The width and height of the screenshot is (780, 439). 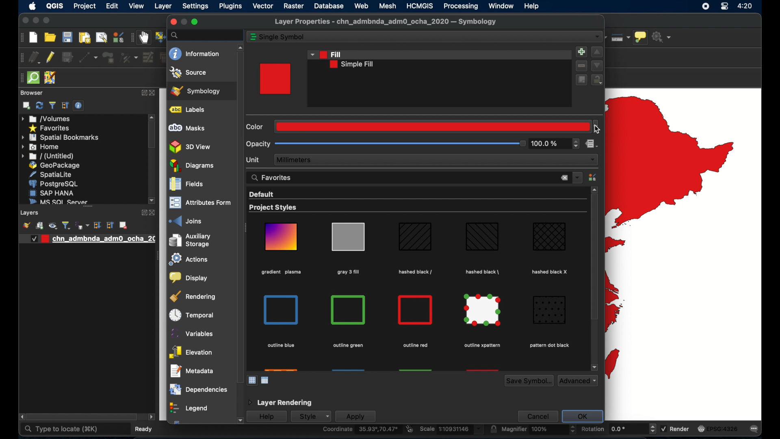 I want to click on outline blue, so click(x=281, y=346).